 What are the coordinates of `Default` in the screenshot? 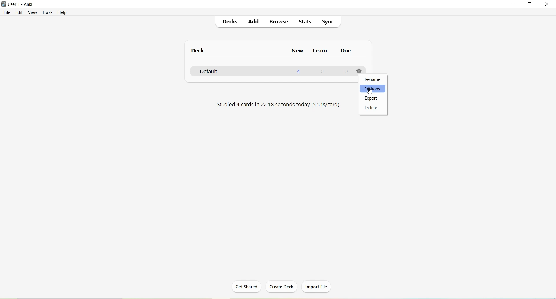 It's located at (215, 71).